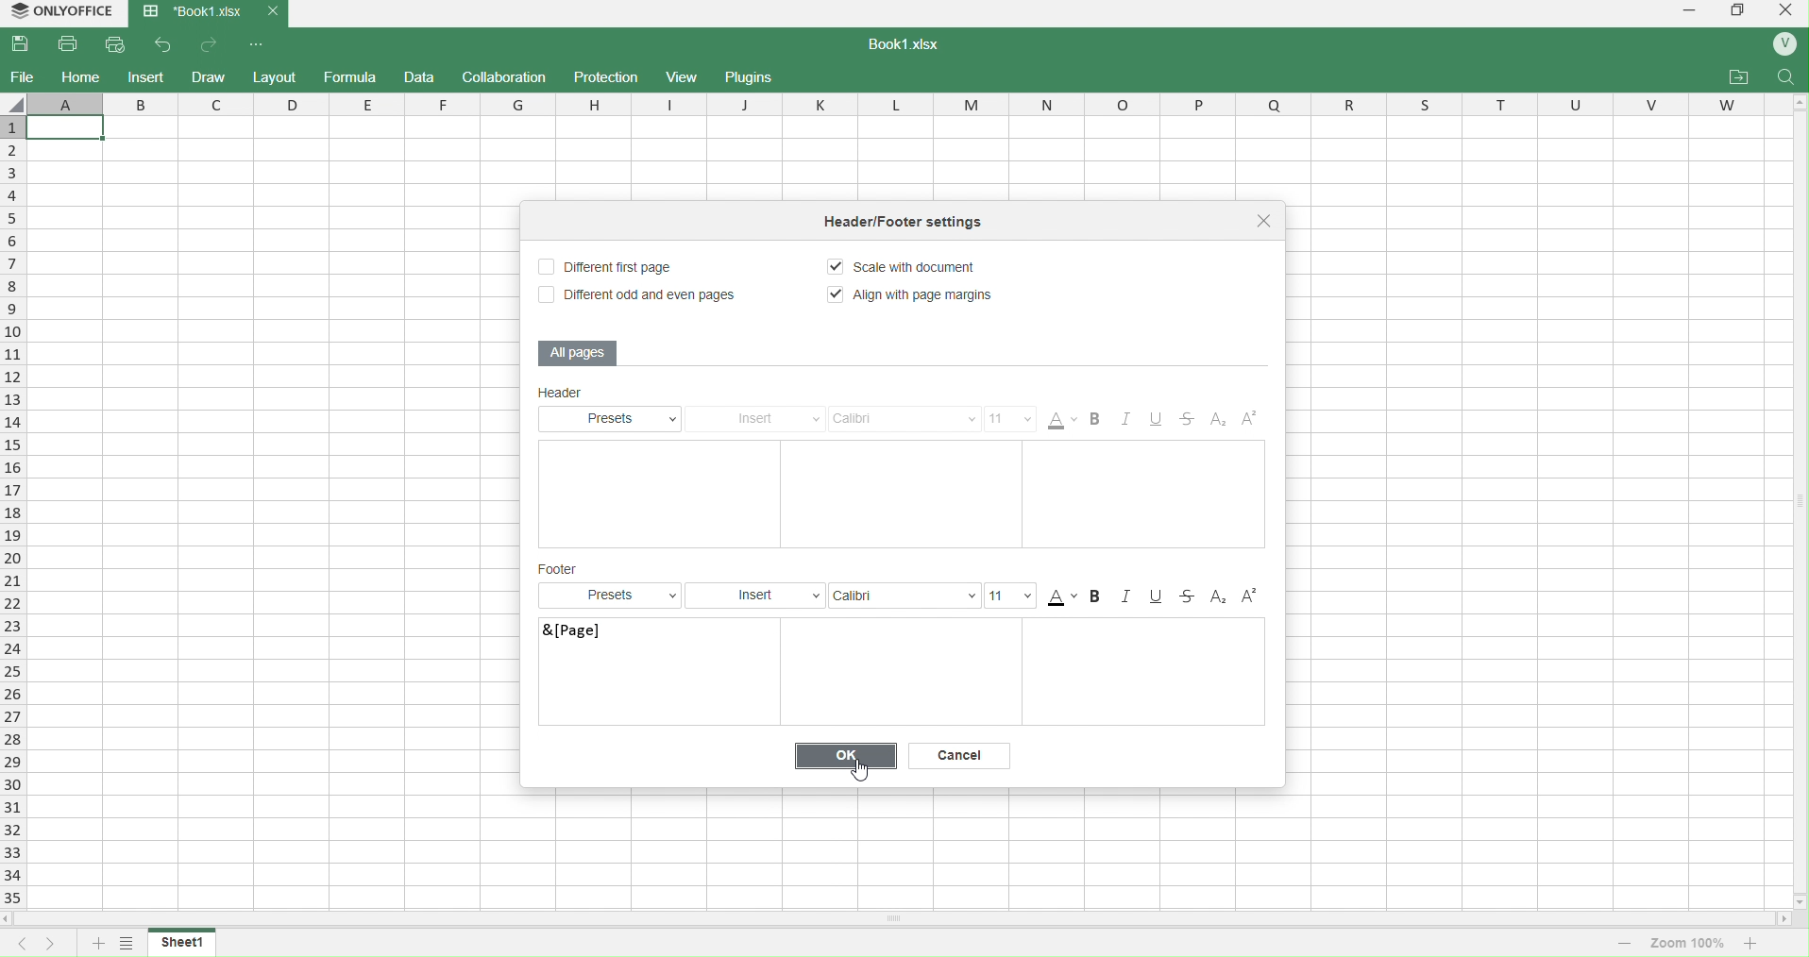  What do you see at coordinates (1026, 673) in the screenshot?
I see `Text Boxes` at bounding box center [1026, 673].